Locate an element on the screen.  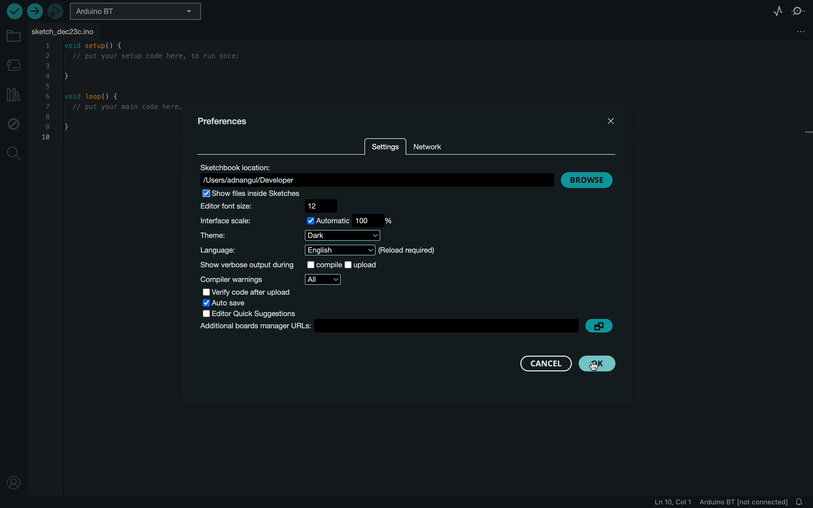
scale is located at coordinates (298, 221).